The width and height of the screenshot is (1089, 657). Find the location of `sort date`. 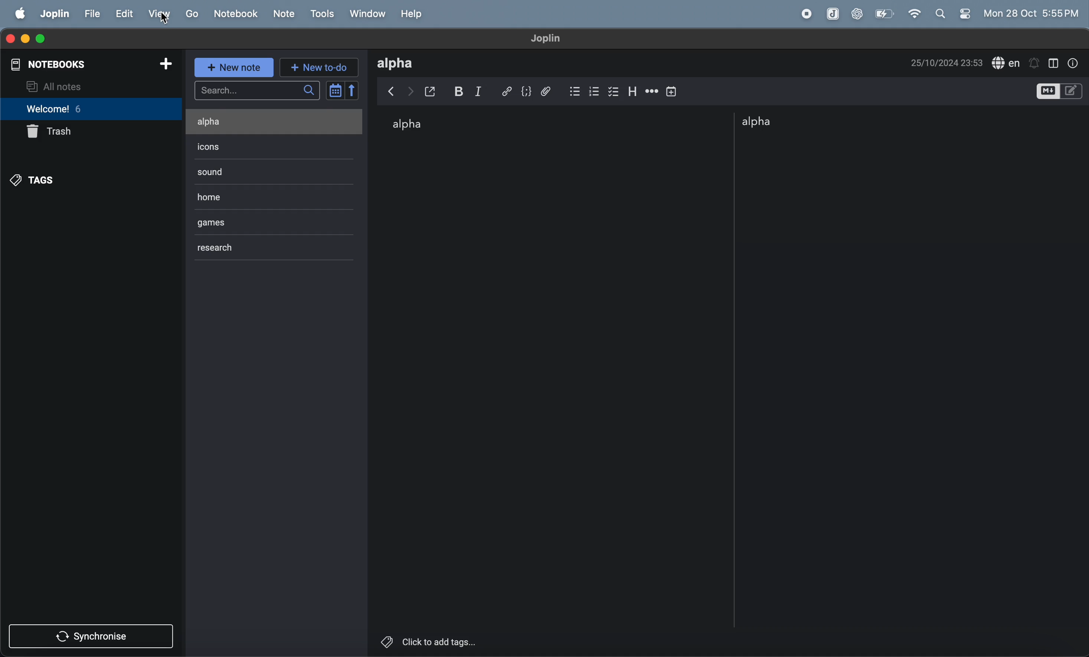

sort date is located at coordinates (343, 90).